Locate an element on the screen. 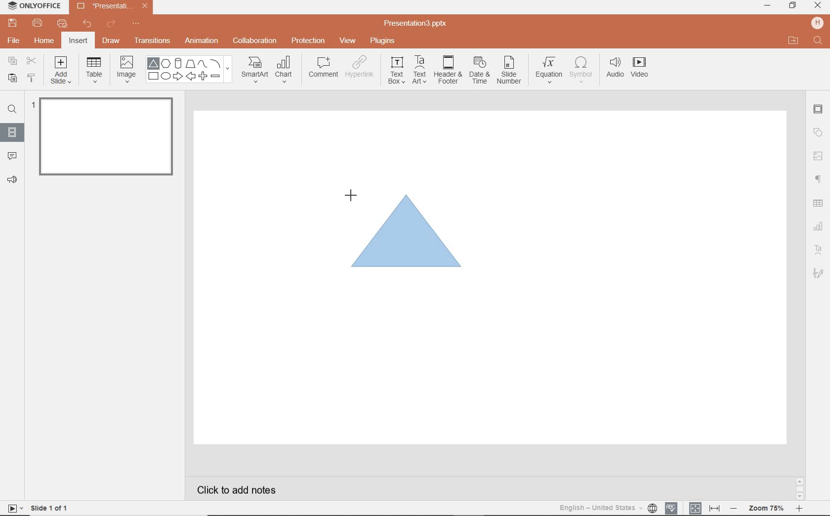  SYMBOL is located at coordinates (582, 68).